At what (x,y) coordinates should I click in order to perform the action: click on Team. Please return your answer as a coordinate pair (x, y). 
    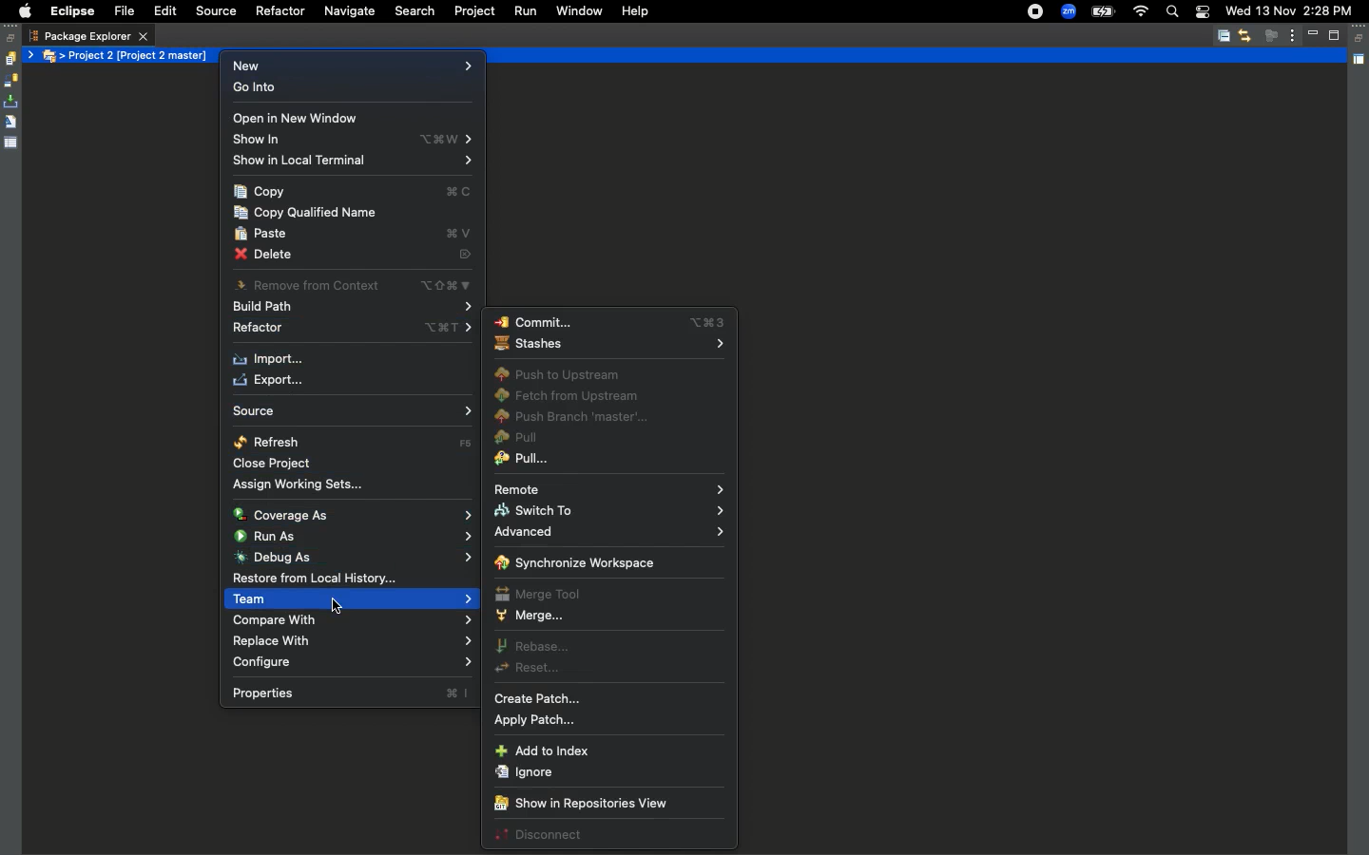
    Looking at the image, I should click on (353, 599).